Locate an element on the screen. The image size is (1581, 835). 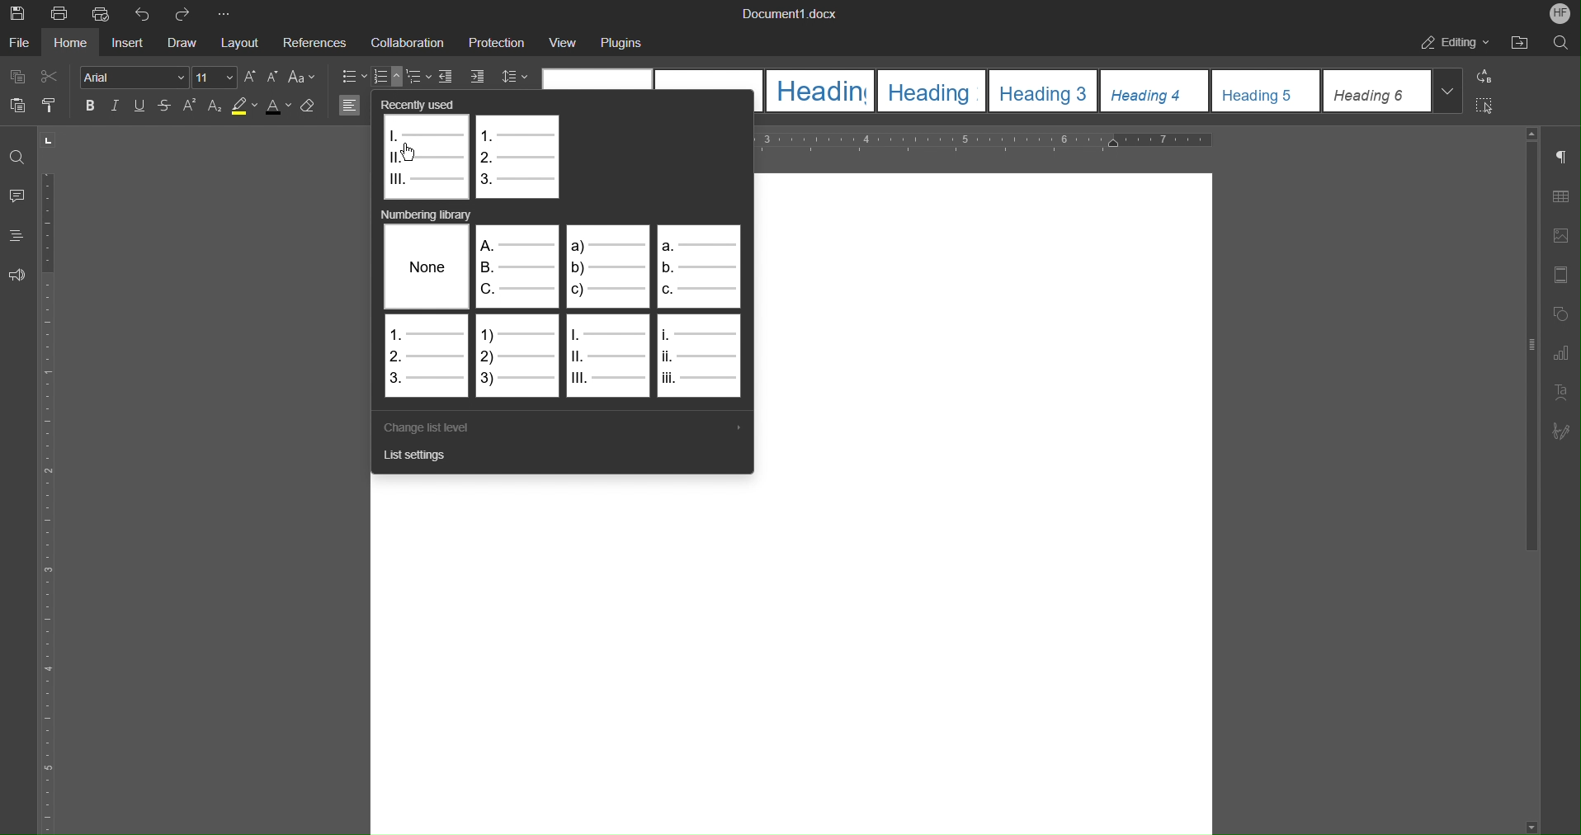
Font is located at coordinates (135, 78).